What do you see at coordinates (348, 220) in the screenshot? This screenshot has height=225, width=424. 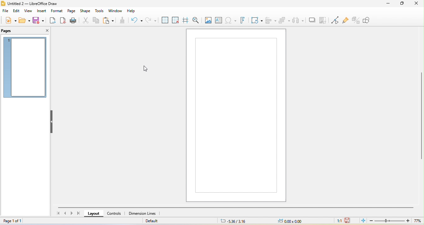 I see `click to save the document` at bounding box center [348, 220].